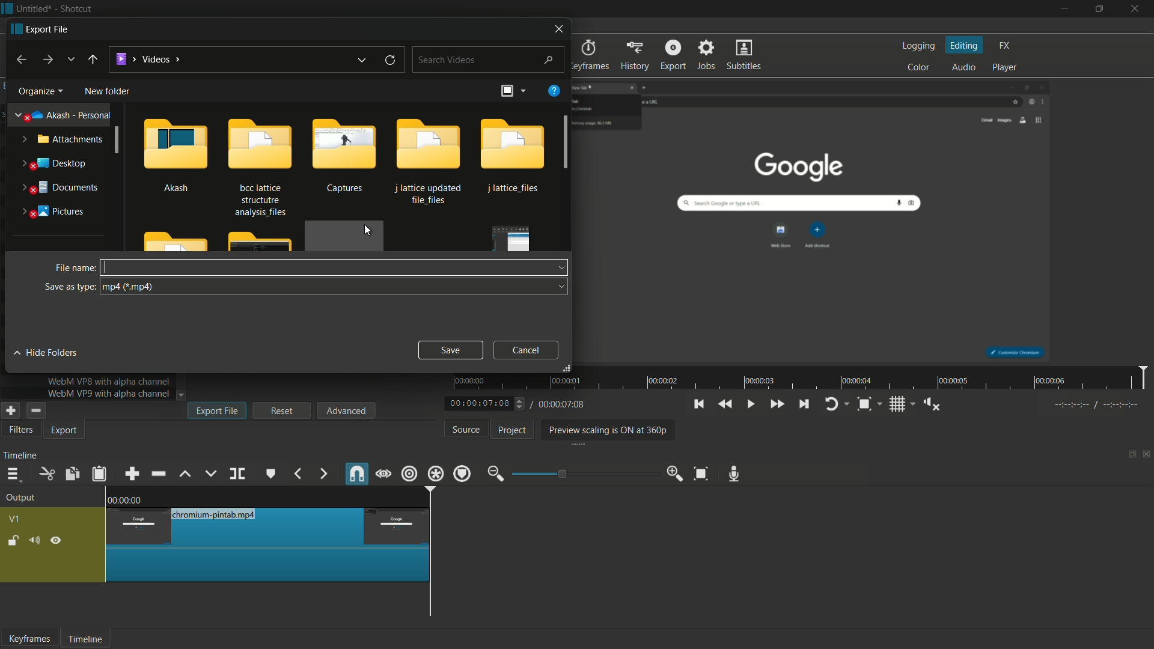  I want to click on preview scaling is on at 360p, so click(605, 431).